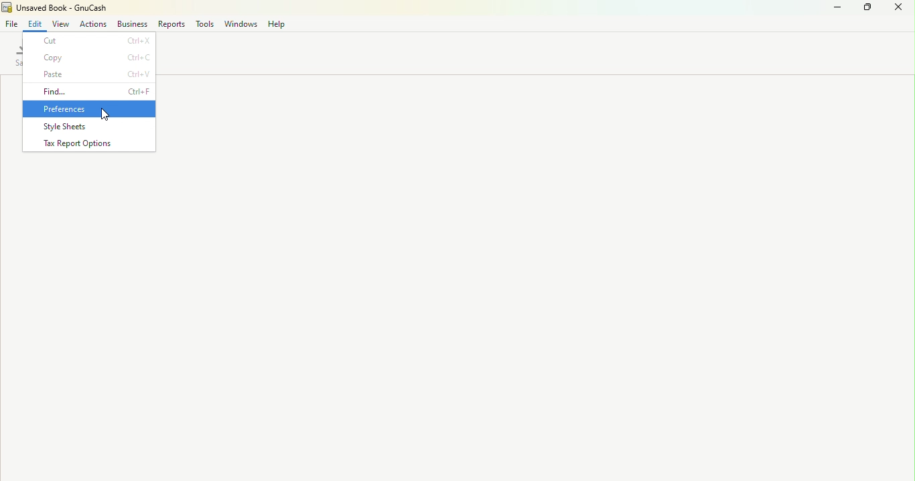 Image resolution: width=915 pixels, height=481 pixels. I want to click on Paste, so click(92, 75).